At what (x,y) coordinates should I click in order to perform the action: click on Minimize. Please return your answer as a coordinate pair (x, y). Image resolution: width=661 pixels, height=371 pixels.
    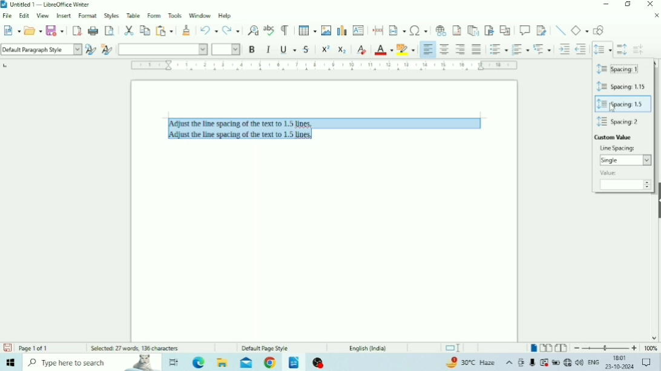
    Looking at the image, I should click on (606, 4).